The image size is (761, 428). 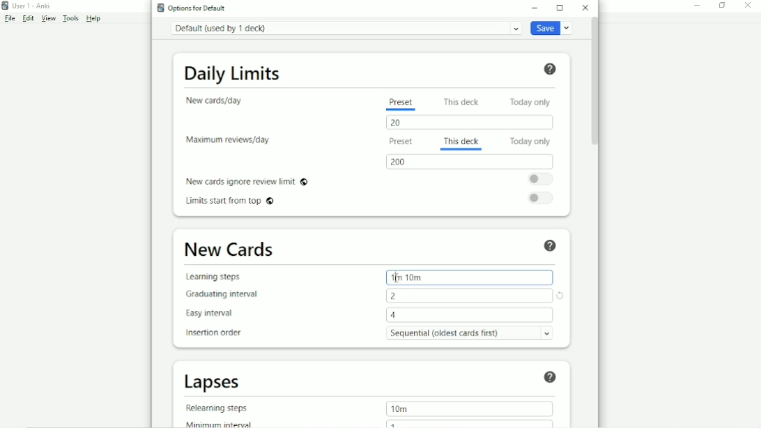 I want to click on New cards ignore review limit, so click(x=248, y=181).